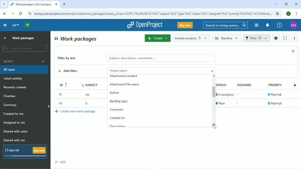  Describe the element at coordinates (118, 118) in the screenshot. I see `Created on` at that location.